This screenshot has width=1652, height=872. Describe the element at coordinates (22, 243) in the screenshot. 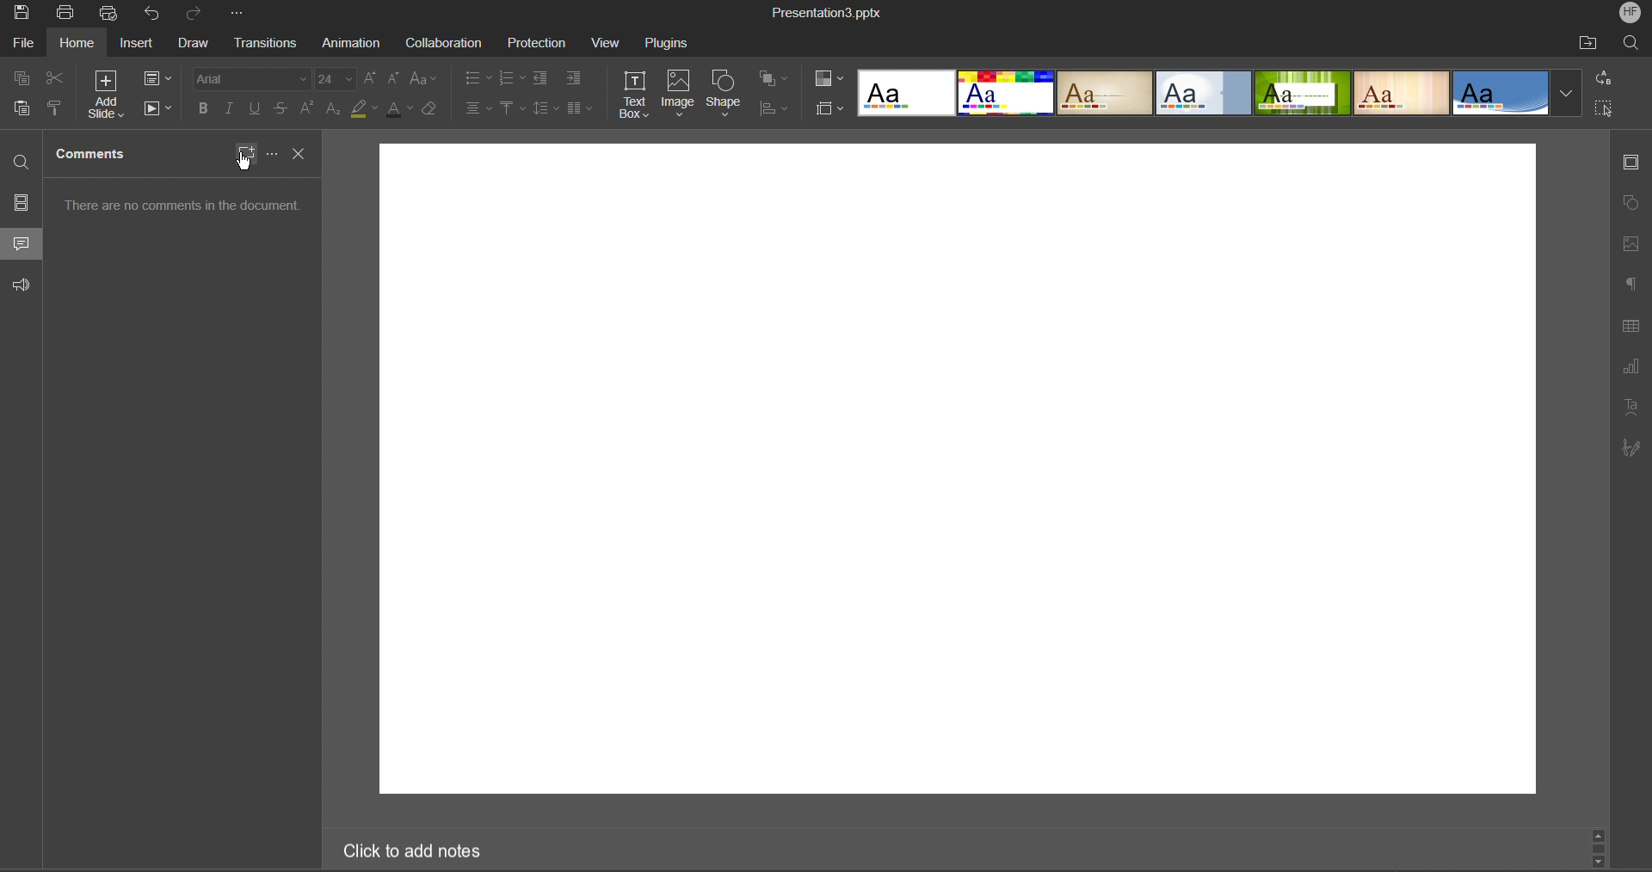

I see `Comments` at that location.